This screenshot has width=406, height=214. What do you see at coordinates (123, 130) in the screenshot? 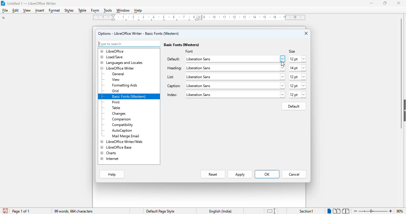
I see `autocaption` at bounding box center [123, 130].